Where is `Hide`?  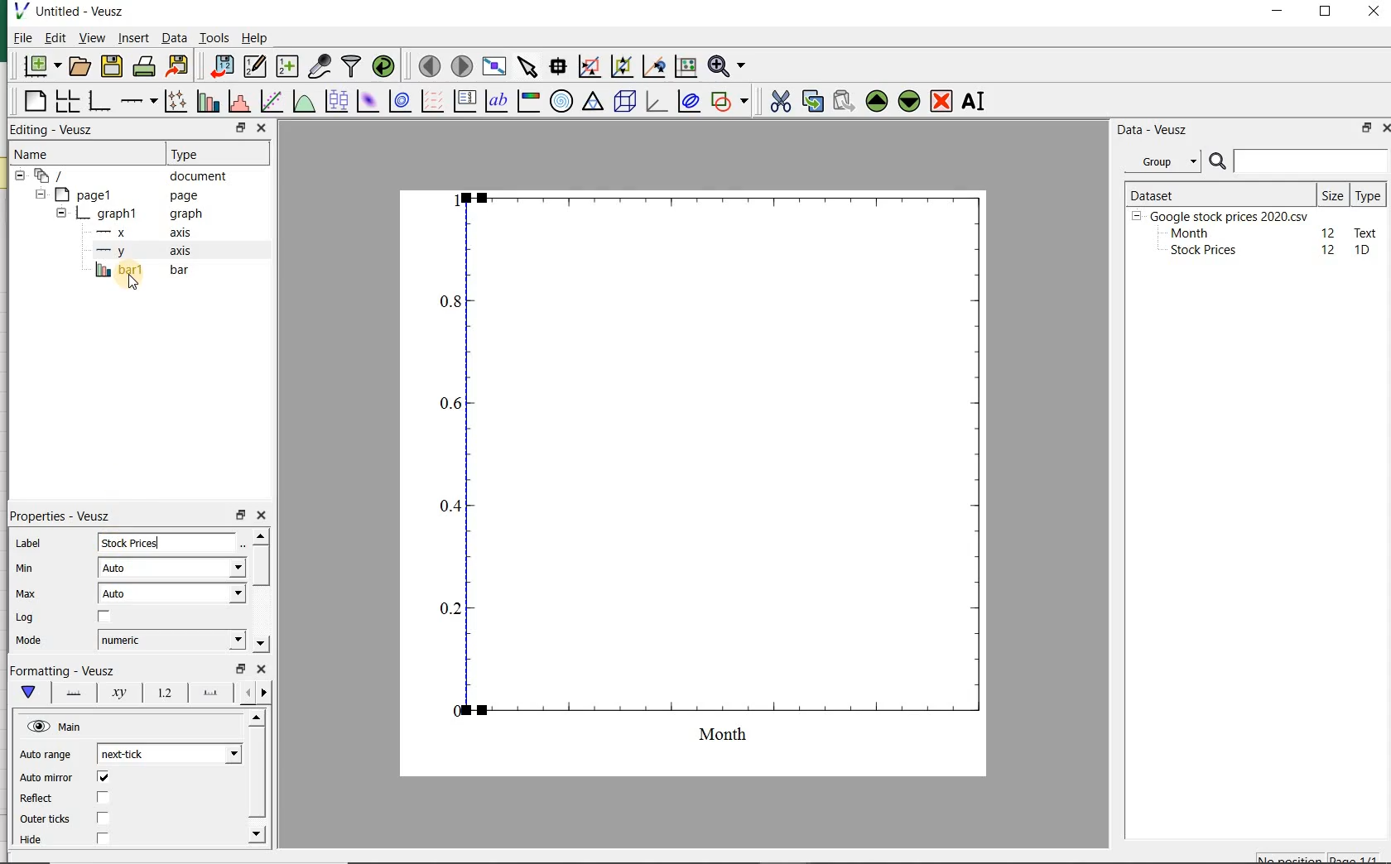
Hide is located at coordinates (35, 843).